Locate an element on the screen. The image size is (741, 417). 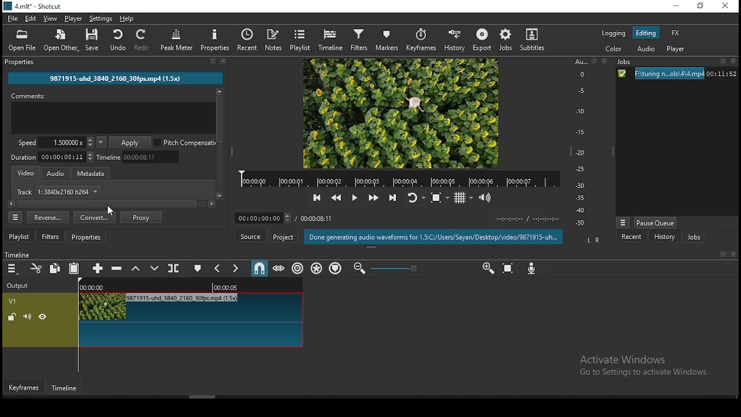
Left Right is located at coordinates (592, 240).